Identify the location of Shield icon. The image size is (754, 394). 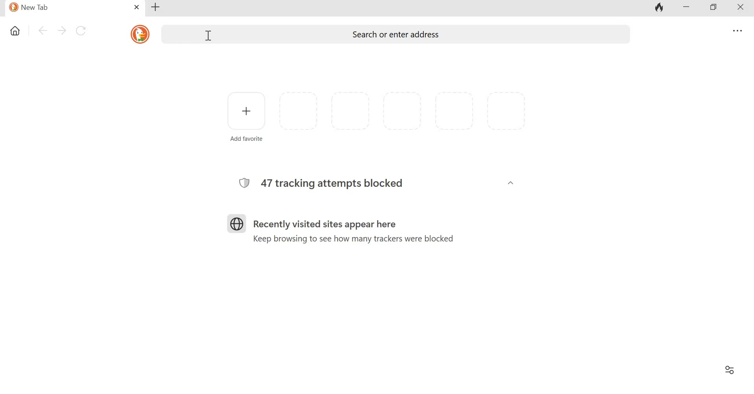
(244, 184).